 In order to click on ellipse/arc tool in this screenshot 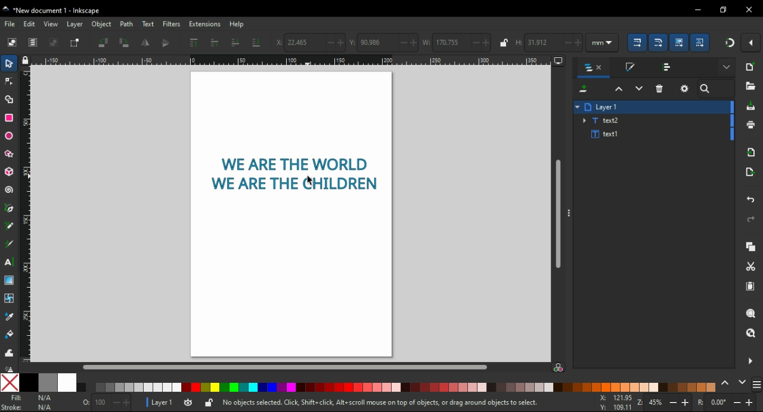, I will do `click(10, 136)`.